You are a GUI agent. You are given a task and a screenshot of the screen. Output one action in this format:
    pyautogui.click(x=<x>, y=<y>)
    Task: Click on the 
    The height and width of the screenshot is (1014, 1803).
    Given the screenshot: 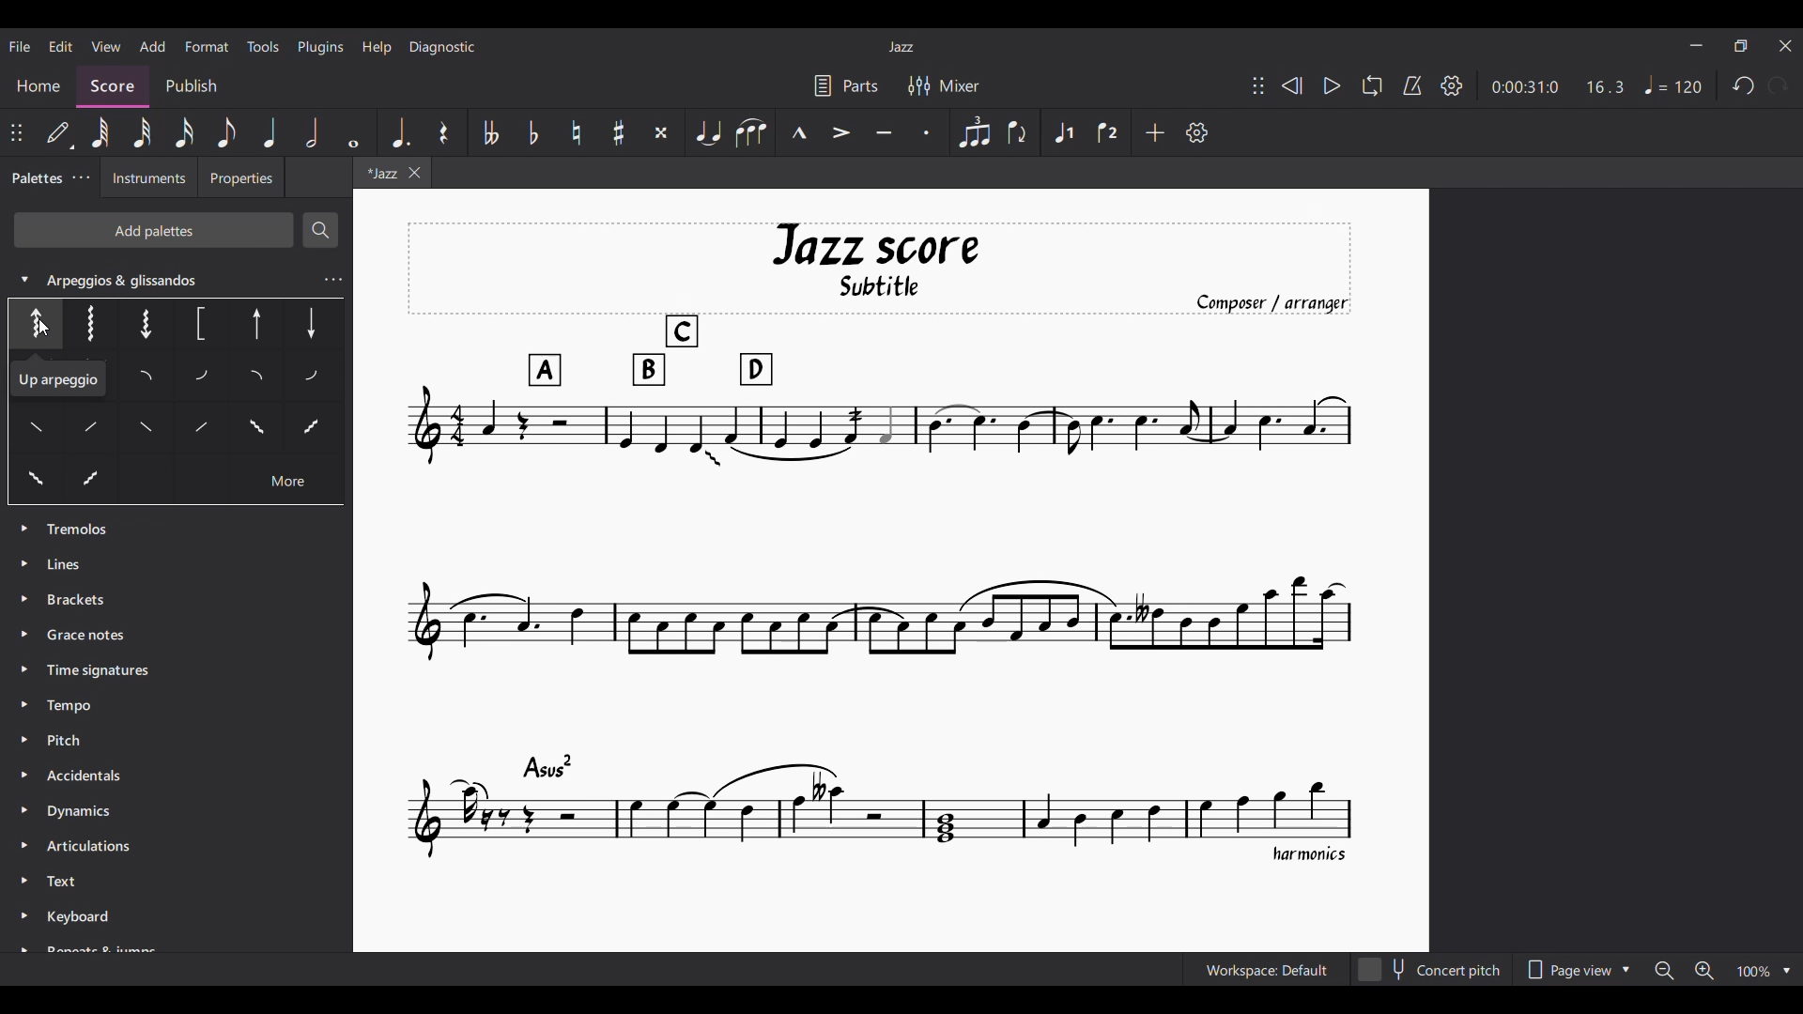 What is the action you would take?
    pyautogui.click(x=199, y=378)
    